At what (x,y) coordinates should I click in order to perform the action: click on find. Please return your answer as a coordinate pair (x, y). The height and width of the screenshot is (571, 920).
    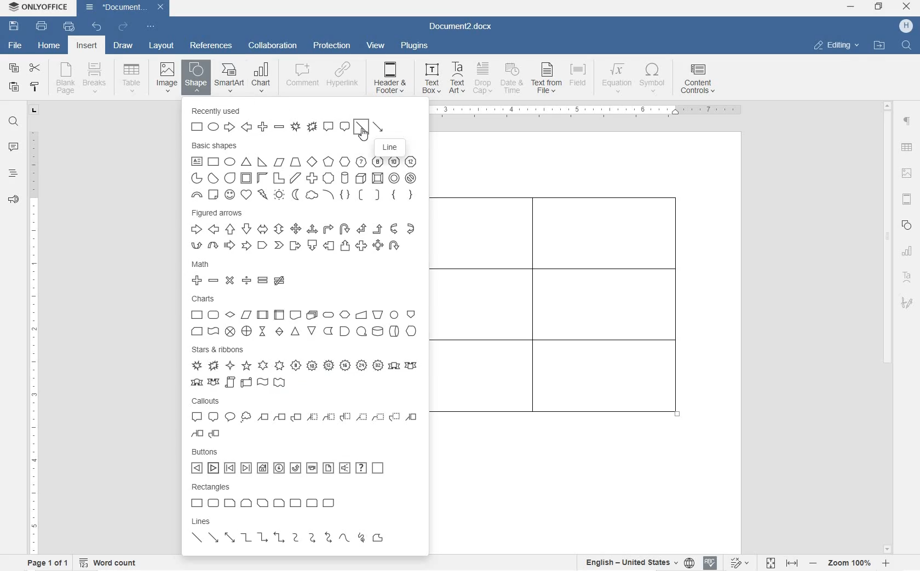
    Looking at the image, I should click on (14, 123).